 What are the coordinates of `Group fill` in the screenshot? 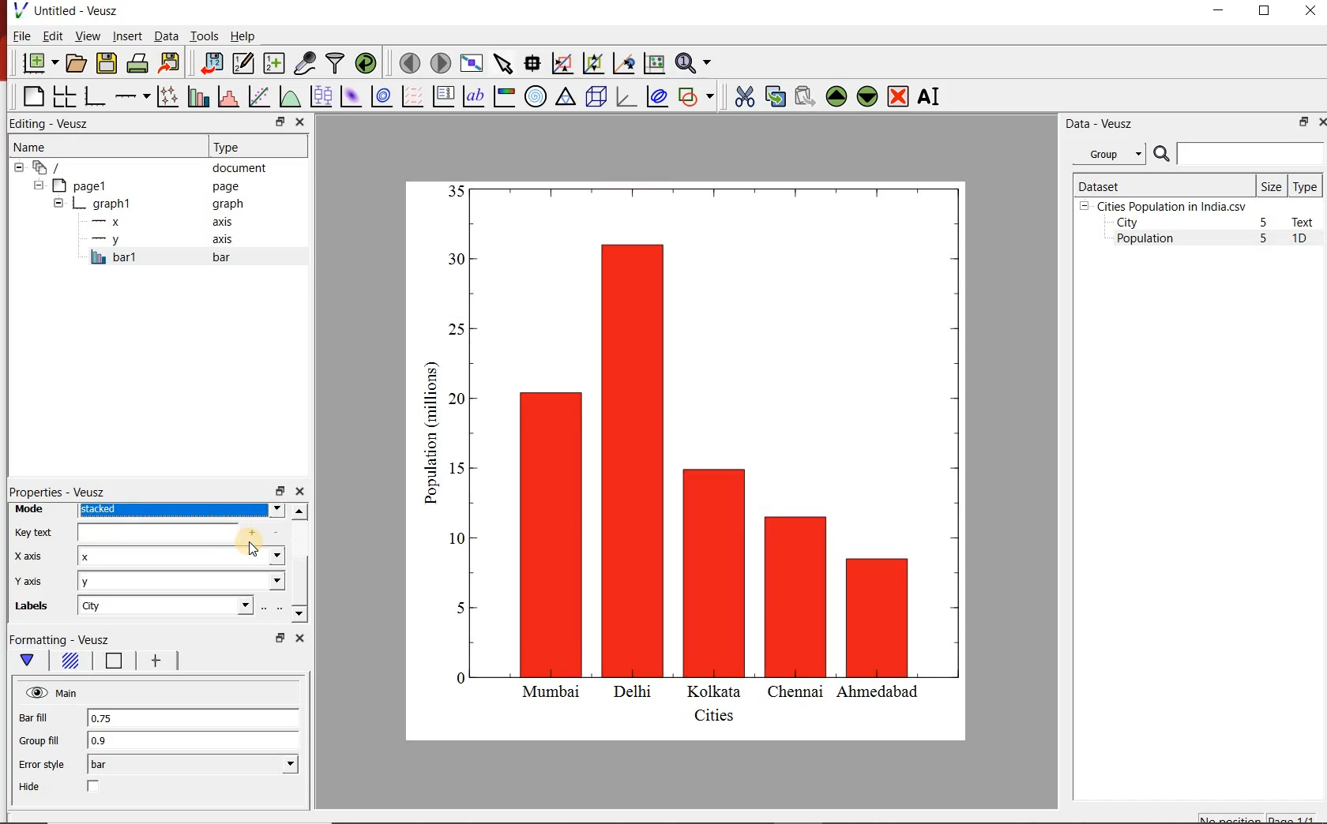 It's located at (46, 740).